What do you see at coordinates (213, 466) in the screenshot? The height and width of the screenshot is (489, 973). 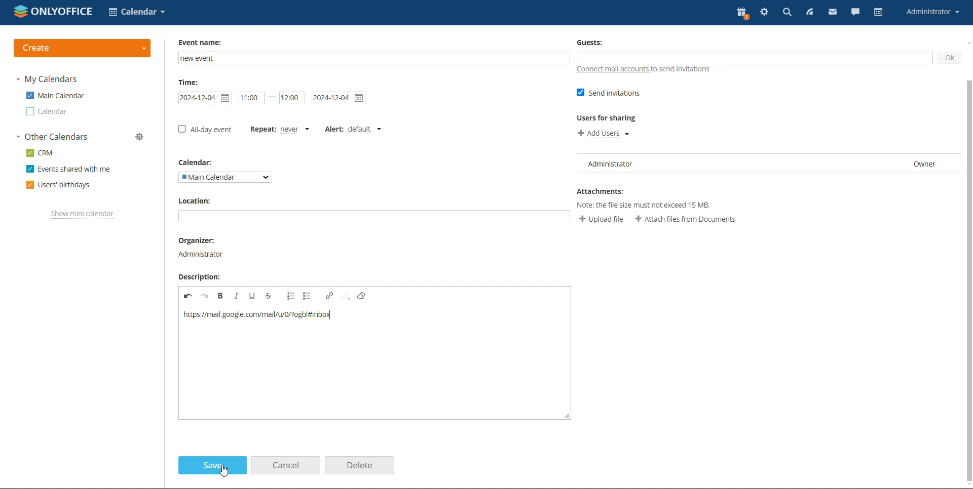 I see `save` at bounding box center [213, 466].